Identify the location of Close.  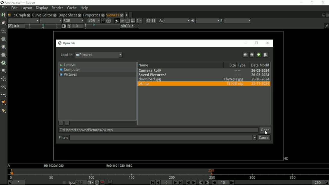
(267, 43).